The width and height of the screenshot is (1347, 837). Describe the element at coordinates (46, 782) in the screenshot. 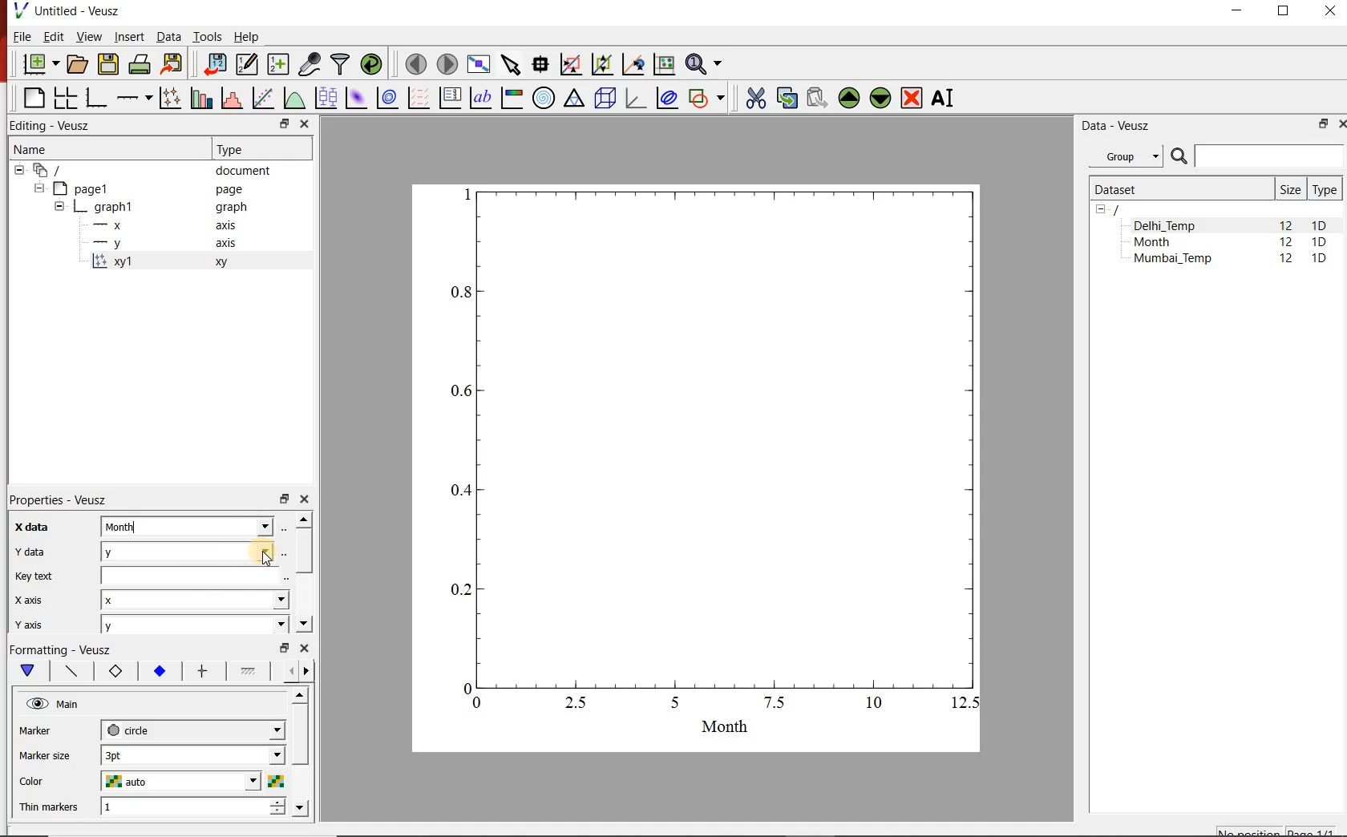

I see `color` at that location.